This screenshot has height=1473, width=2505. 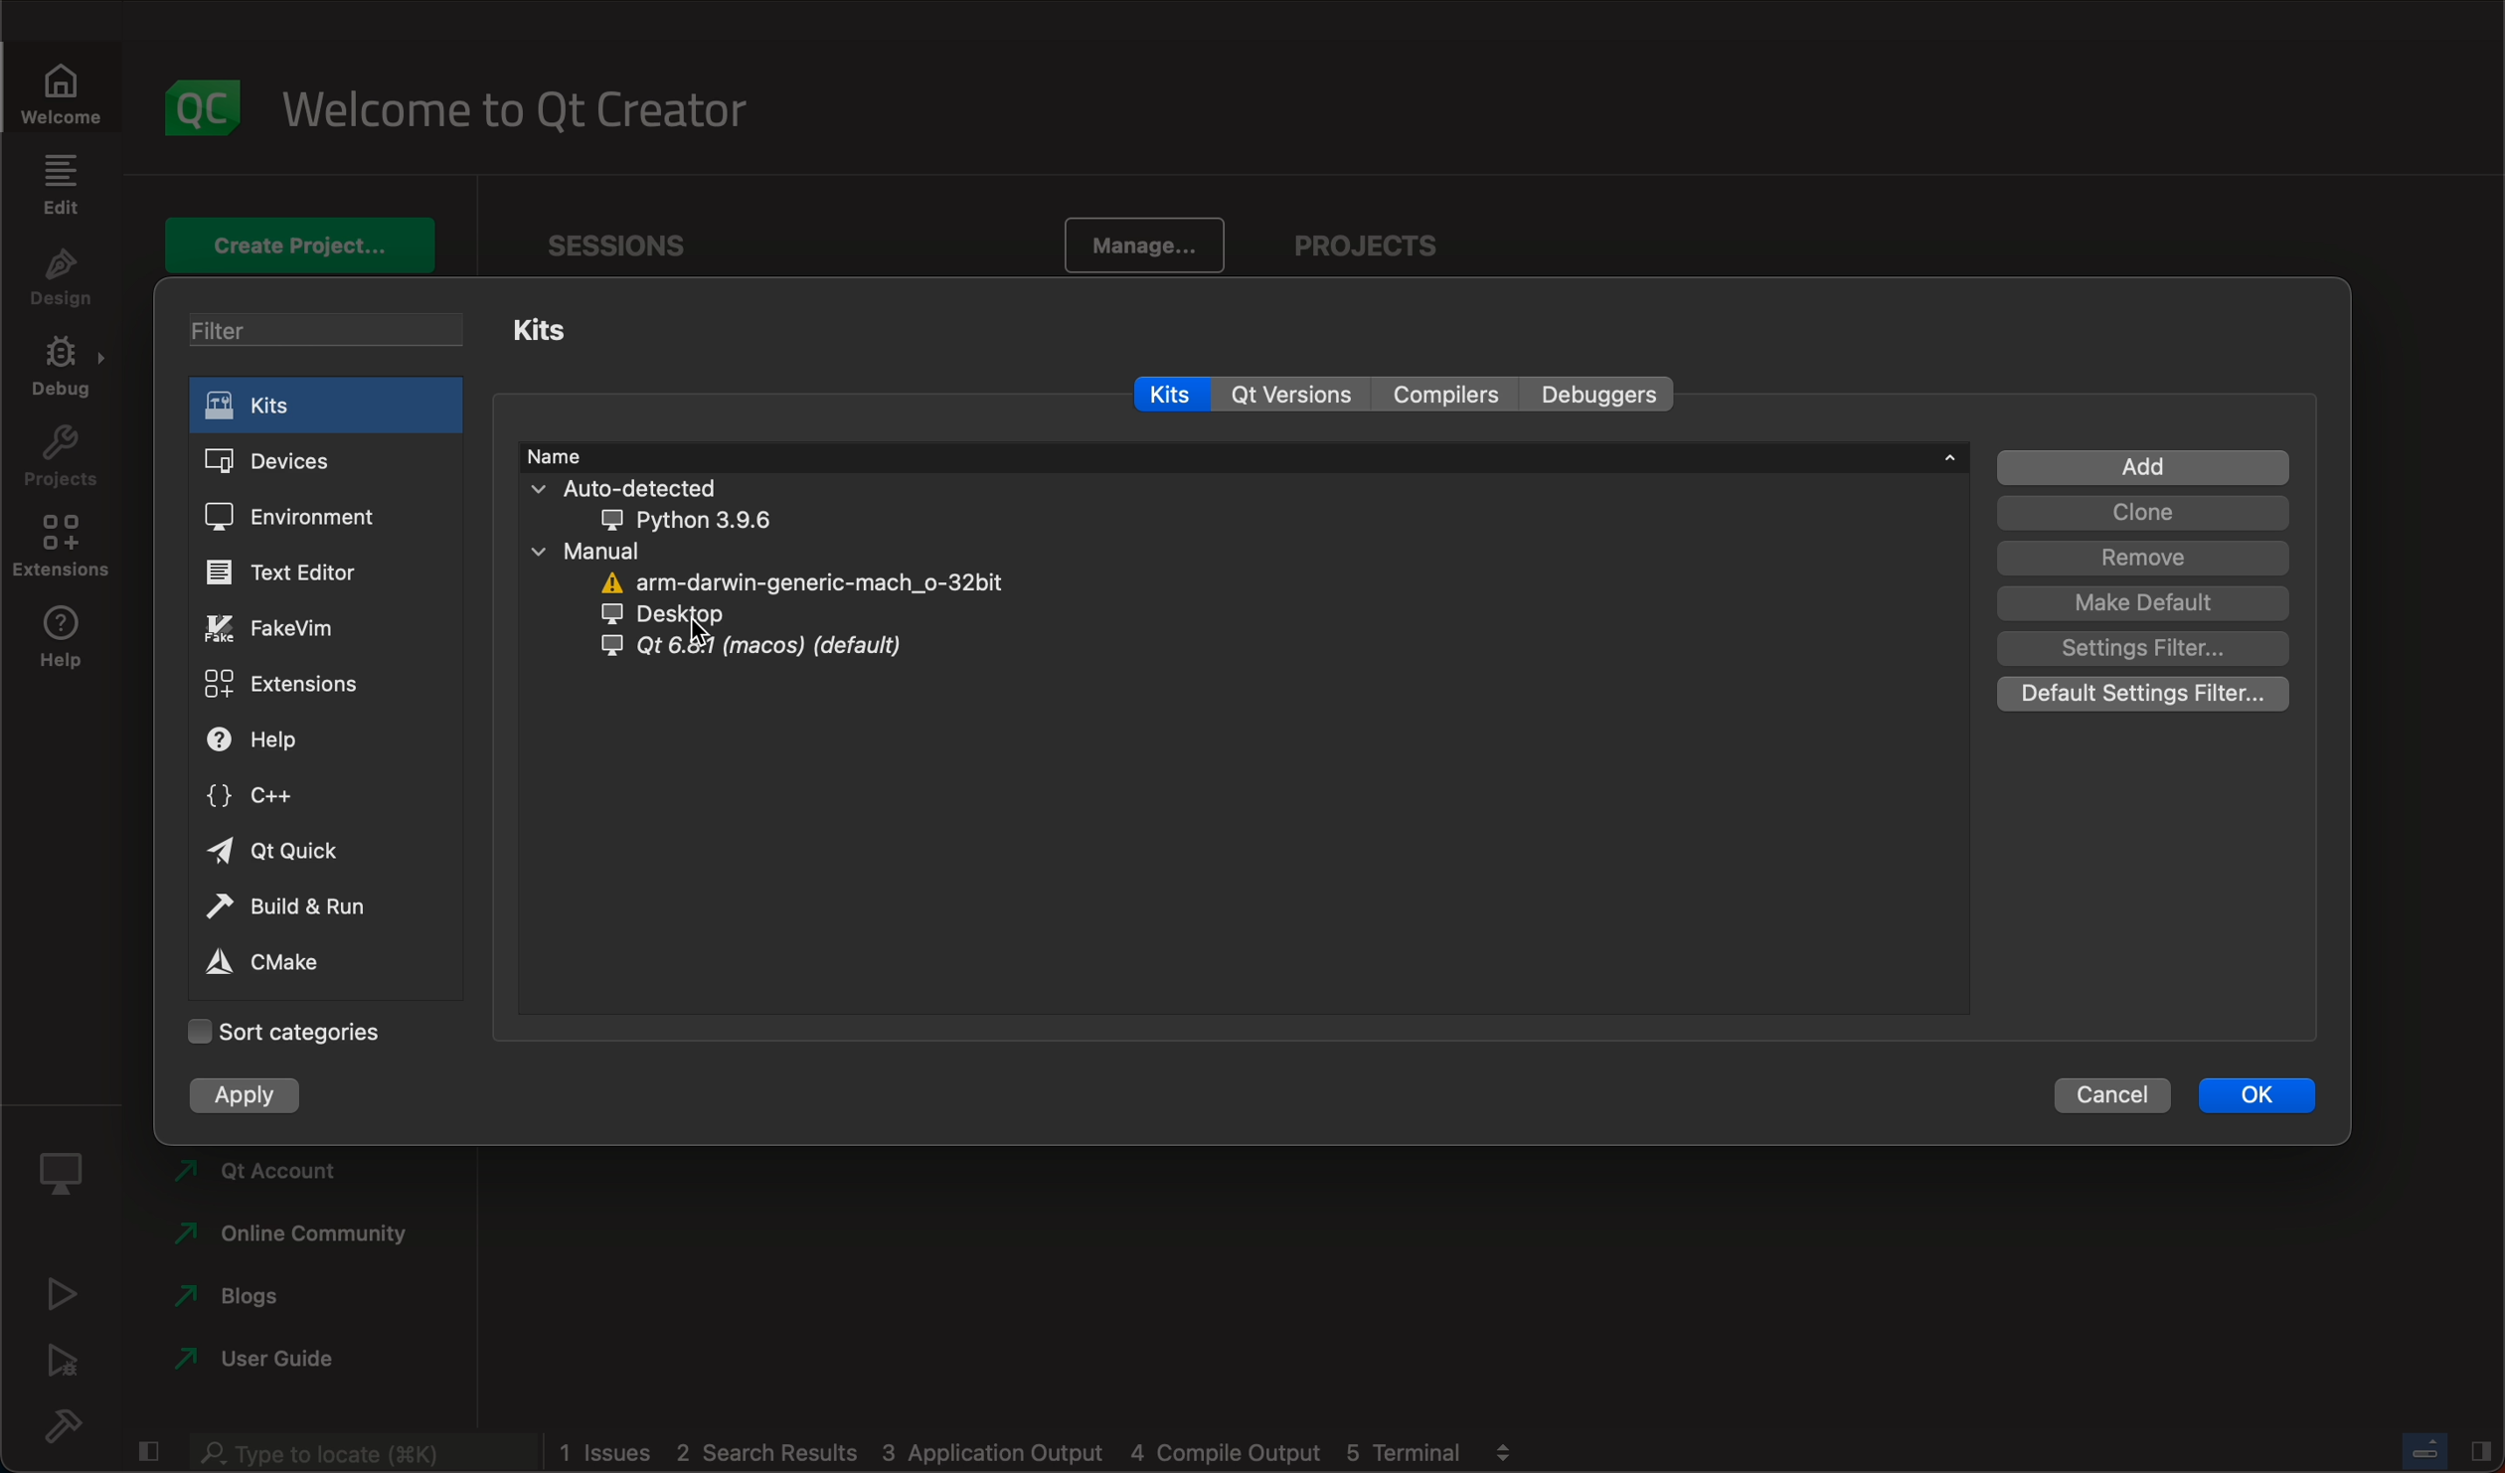 I want to click on hide/show left sidebar, so click(x=144, y=1452).